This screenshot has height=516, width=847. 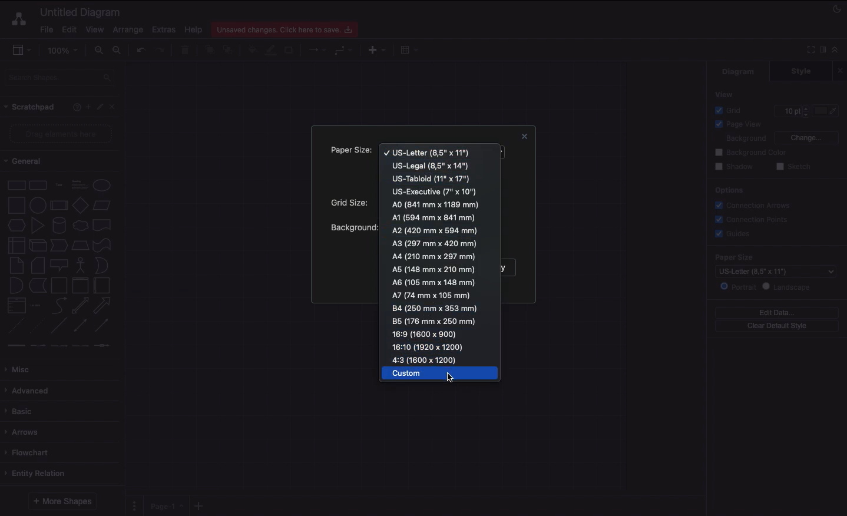 What do you see at coordinates (430, 294) in the screenshot?
I see `A7` at bounding box center [430, 294].